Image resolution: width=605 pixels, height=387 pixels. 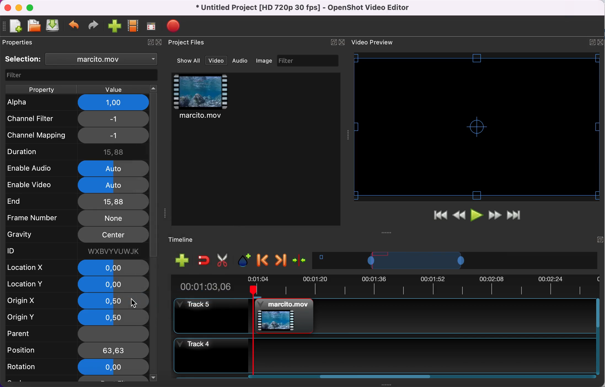 I want to click on choose profile, so click(x=133, y=26).